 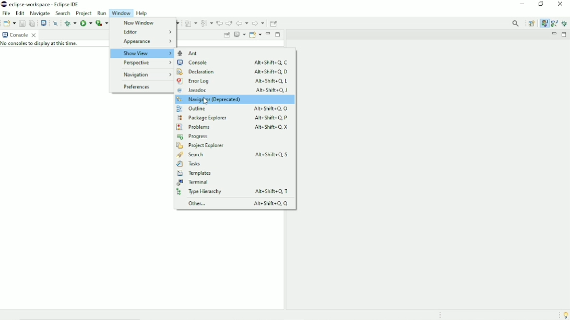 I want to click on Ant, so click(x=193, y=53).